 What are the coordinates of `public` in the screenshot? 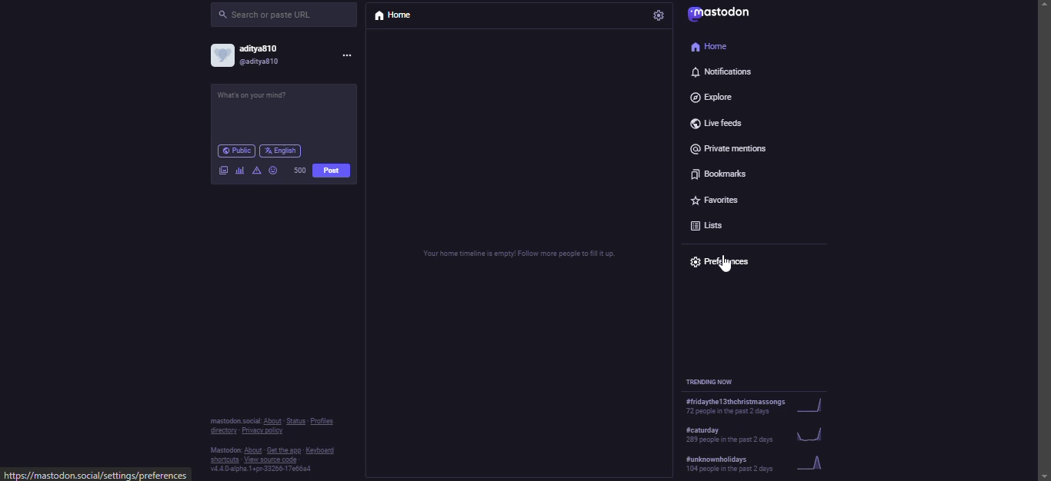 It's located at (235, 150).